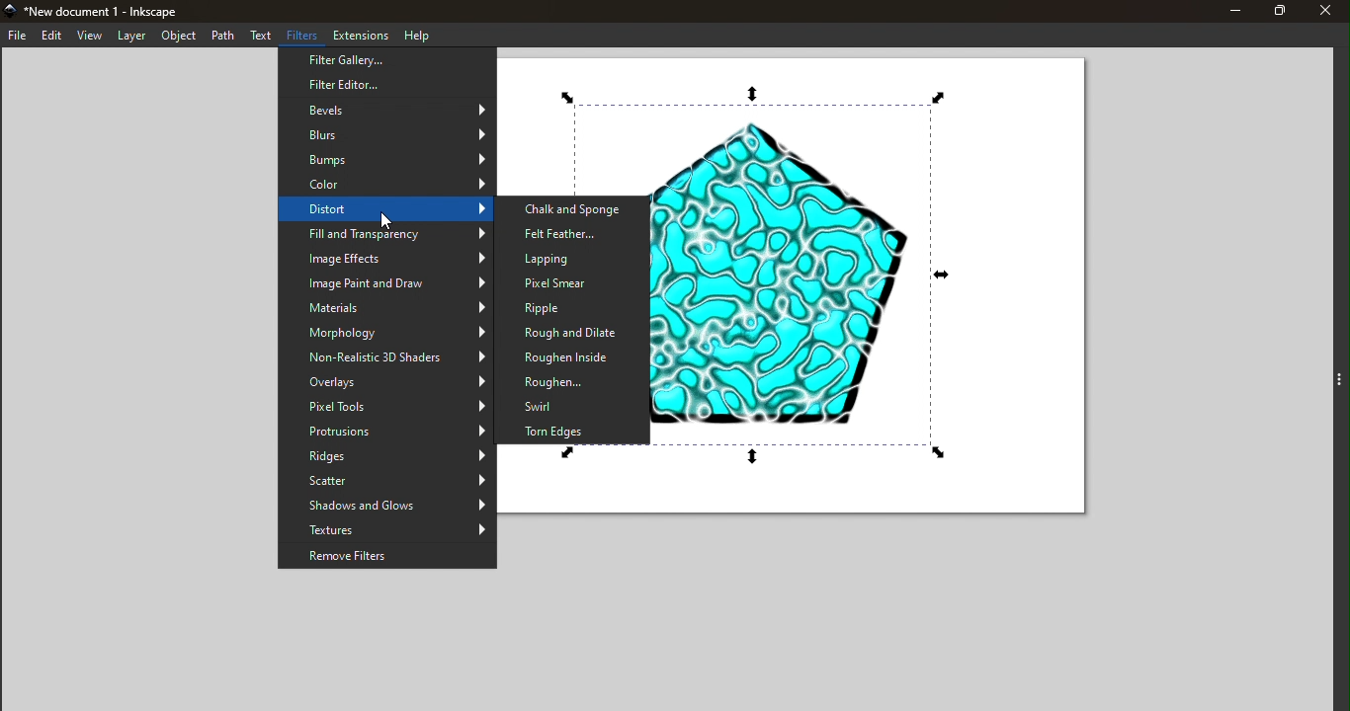  Describe the element at coordinates (387, 282) in the screenshot. I see `Image Paint and Draw` at that location.